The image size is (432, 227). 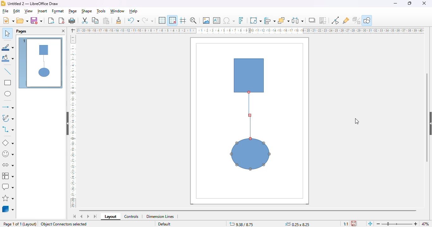 I want to click on 0.25 x 8.25, so click(x=298, y=224).